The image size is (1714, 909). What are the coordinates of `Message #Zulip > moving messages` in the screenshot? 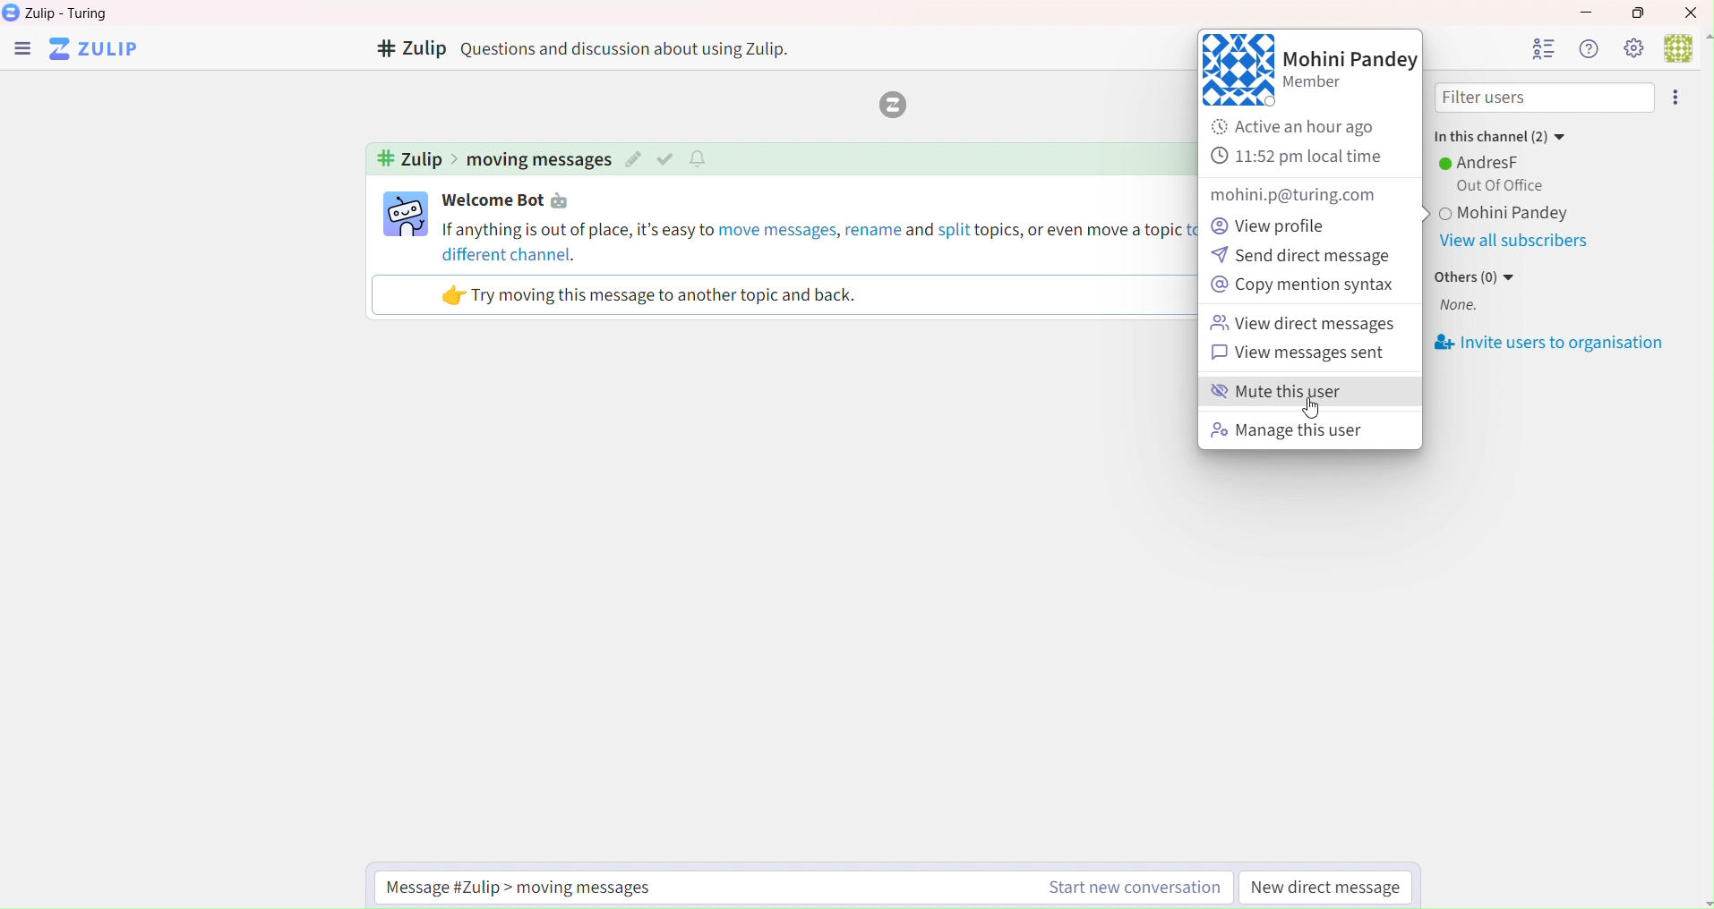 It's located at (532, 887).